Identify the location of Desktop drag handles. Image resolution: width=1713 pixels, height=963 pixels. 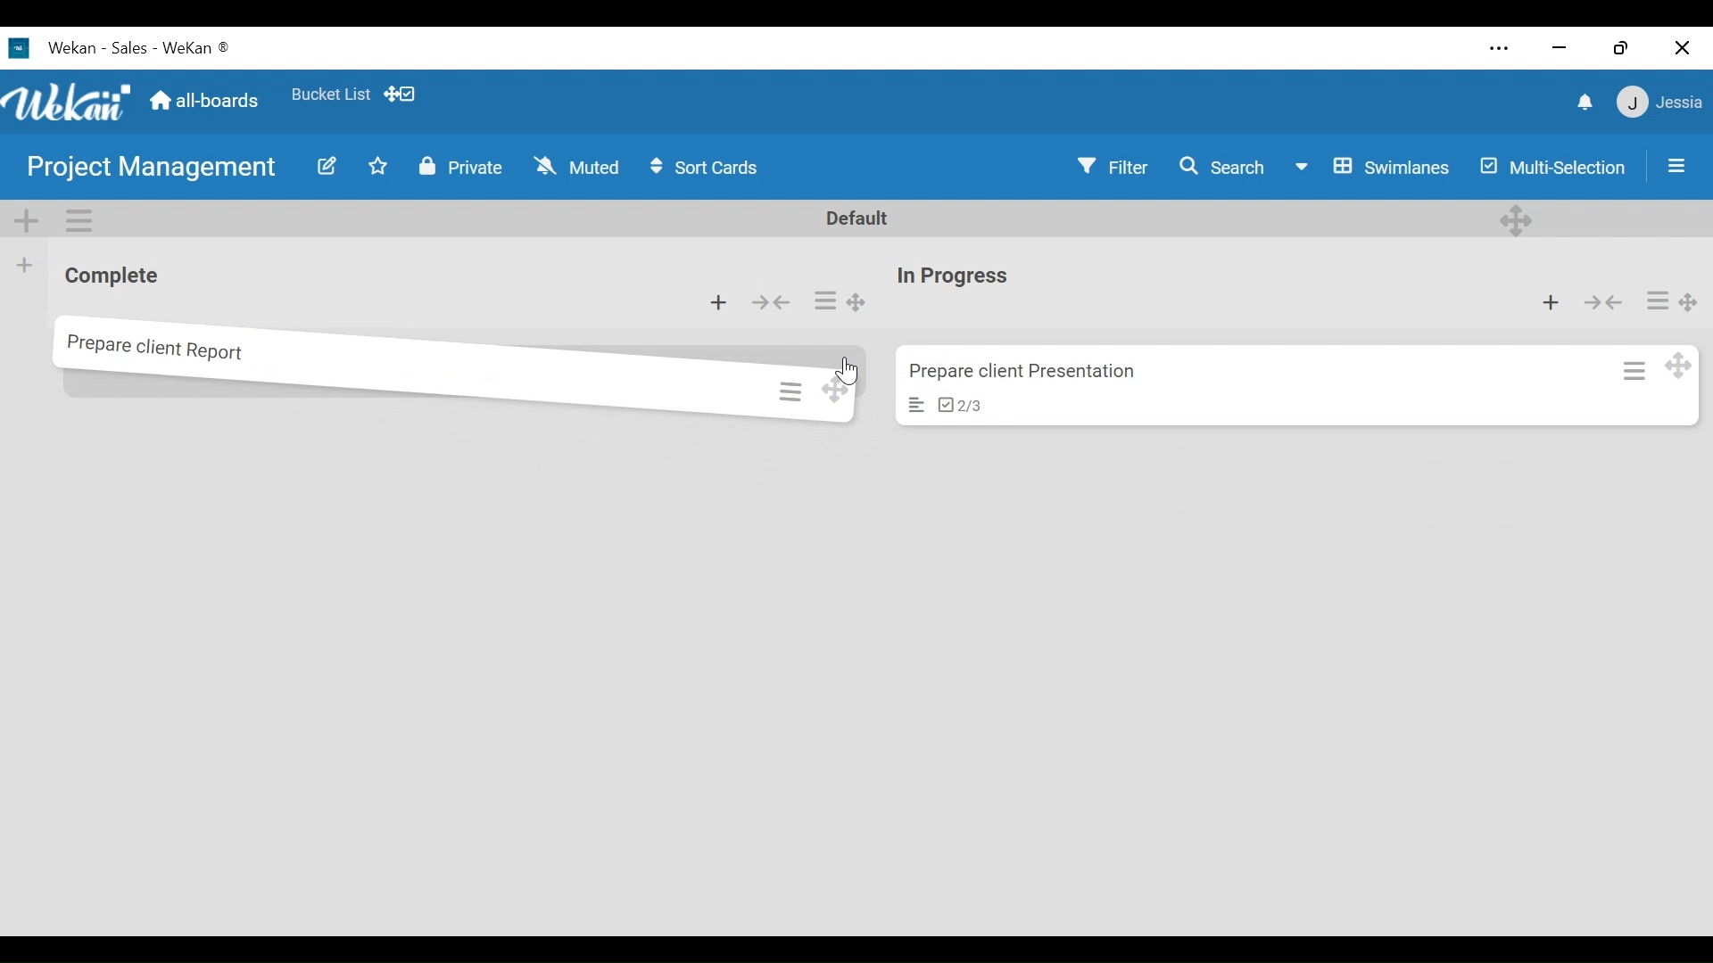
(1689, 300).